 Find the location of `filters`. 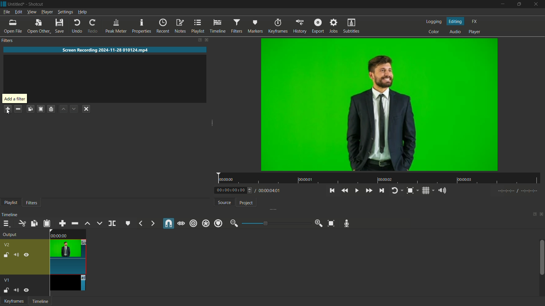

filters is located at coordinates (8, 41).